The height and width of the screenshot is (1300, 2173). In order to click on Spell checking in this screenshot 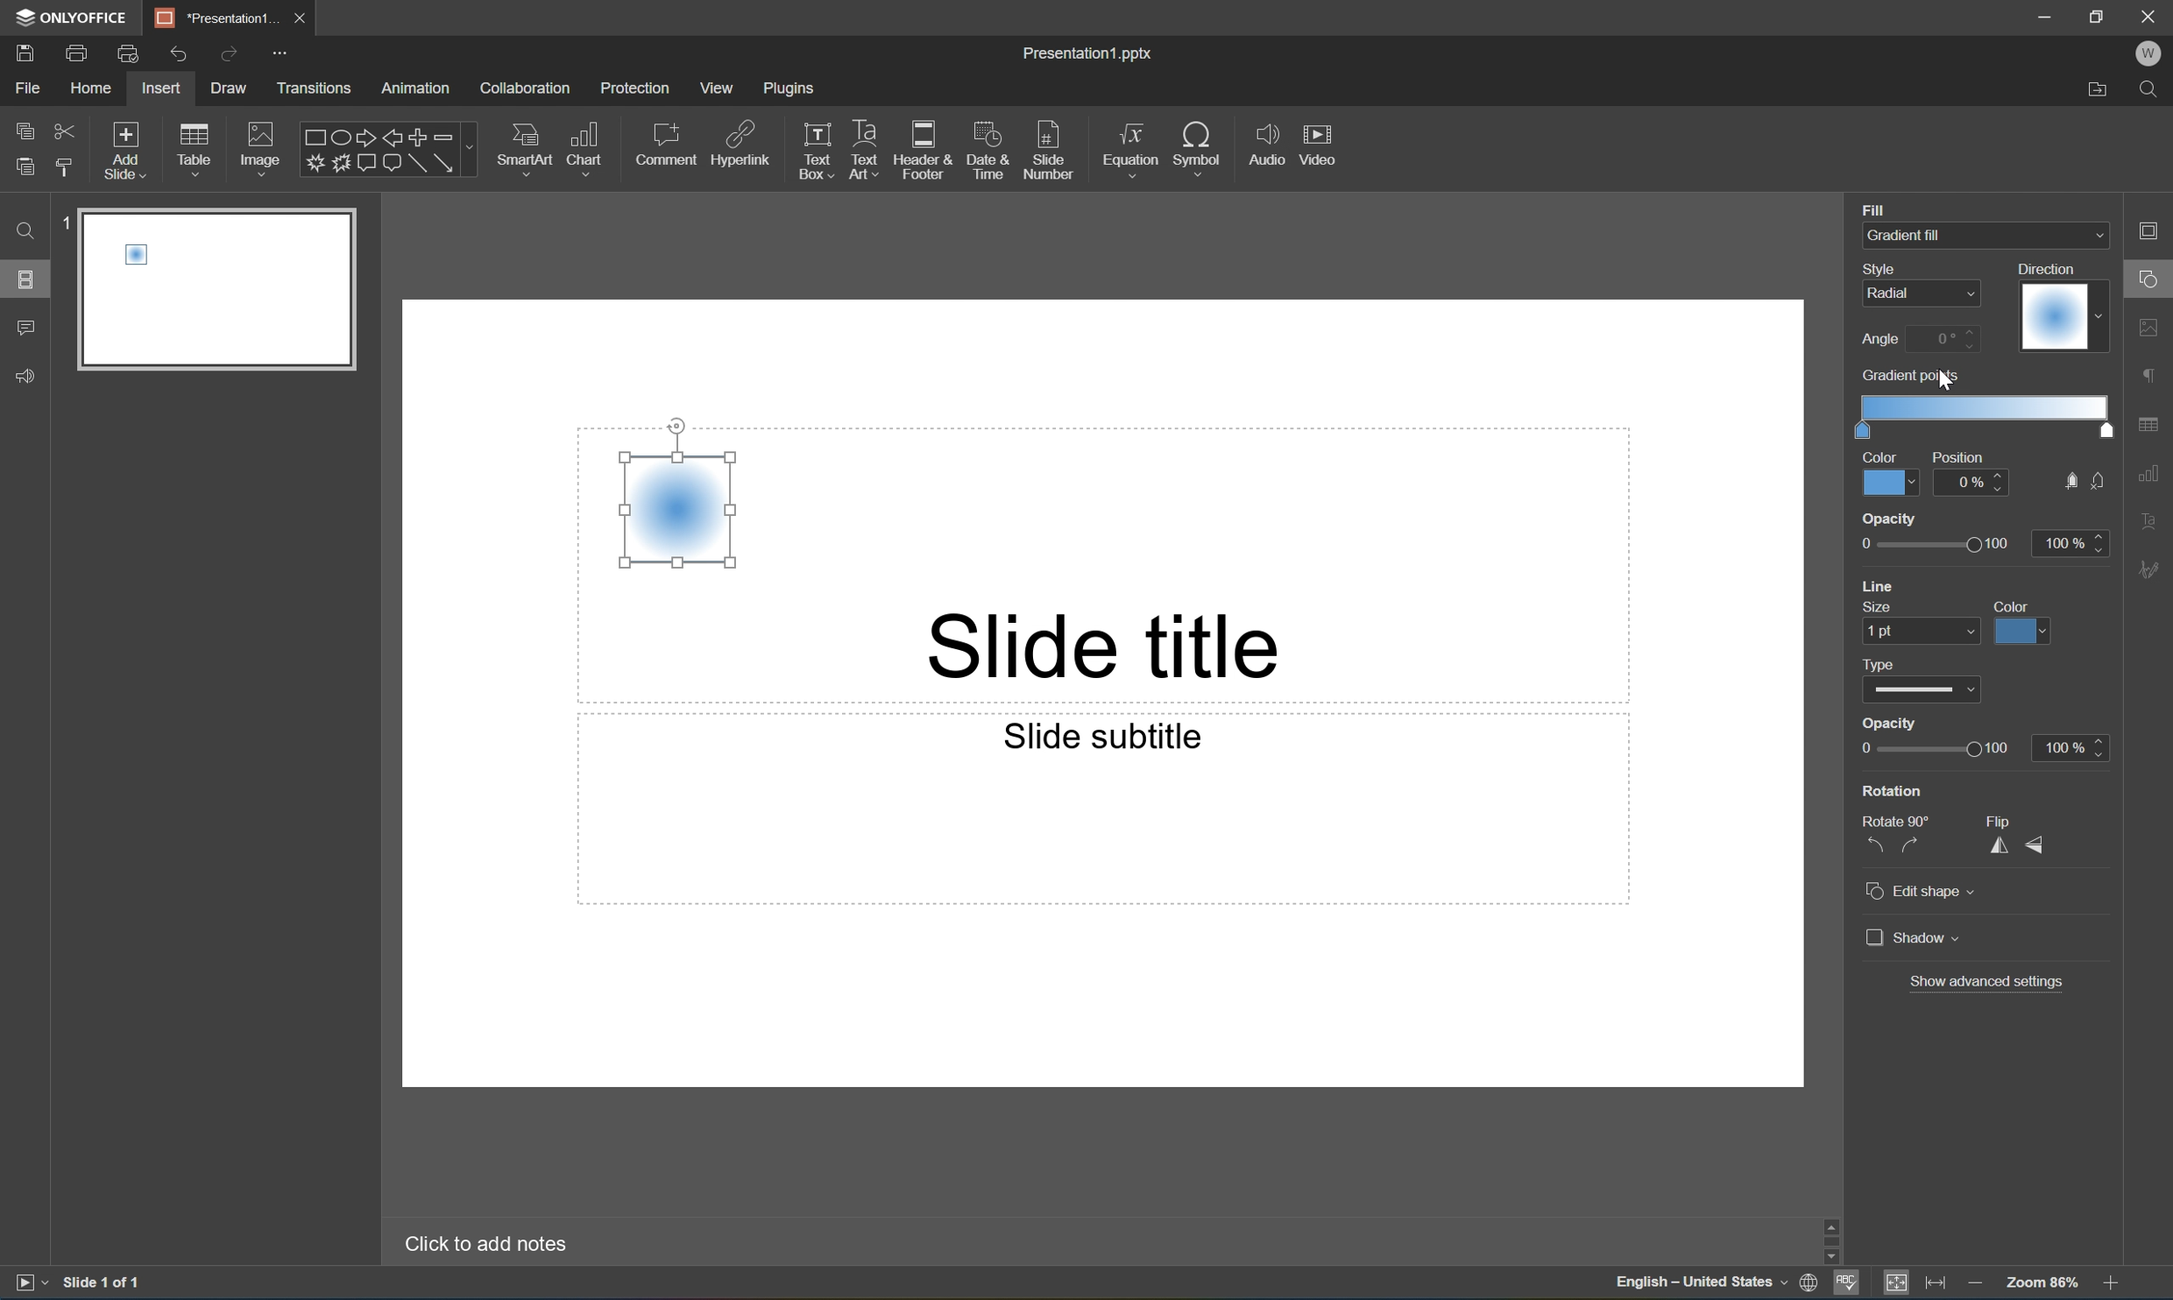, I will do `click(1846, 1284)`.